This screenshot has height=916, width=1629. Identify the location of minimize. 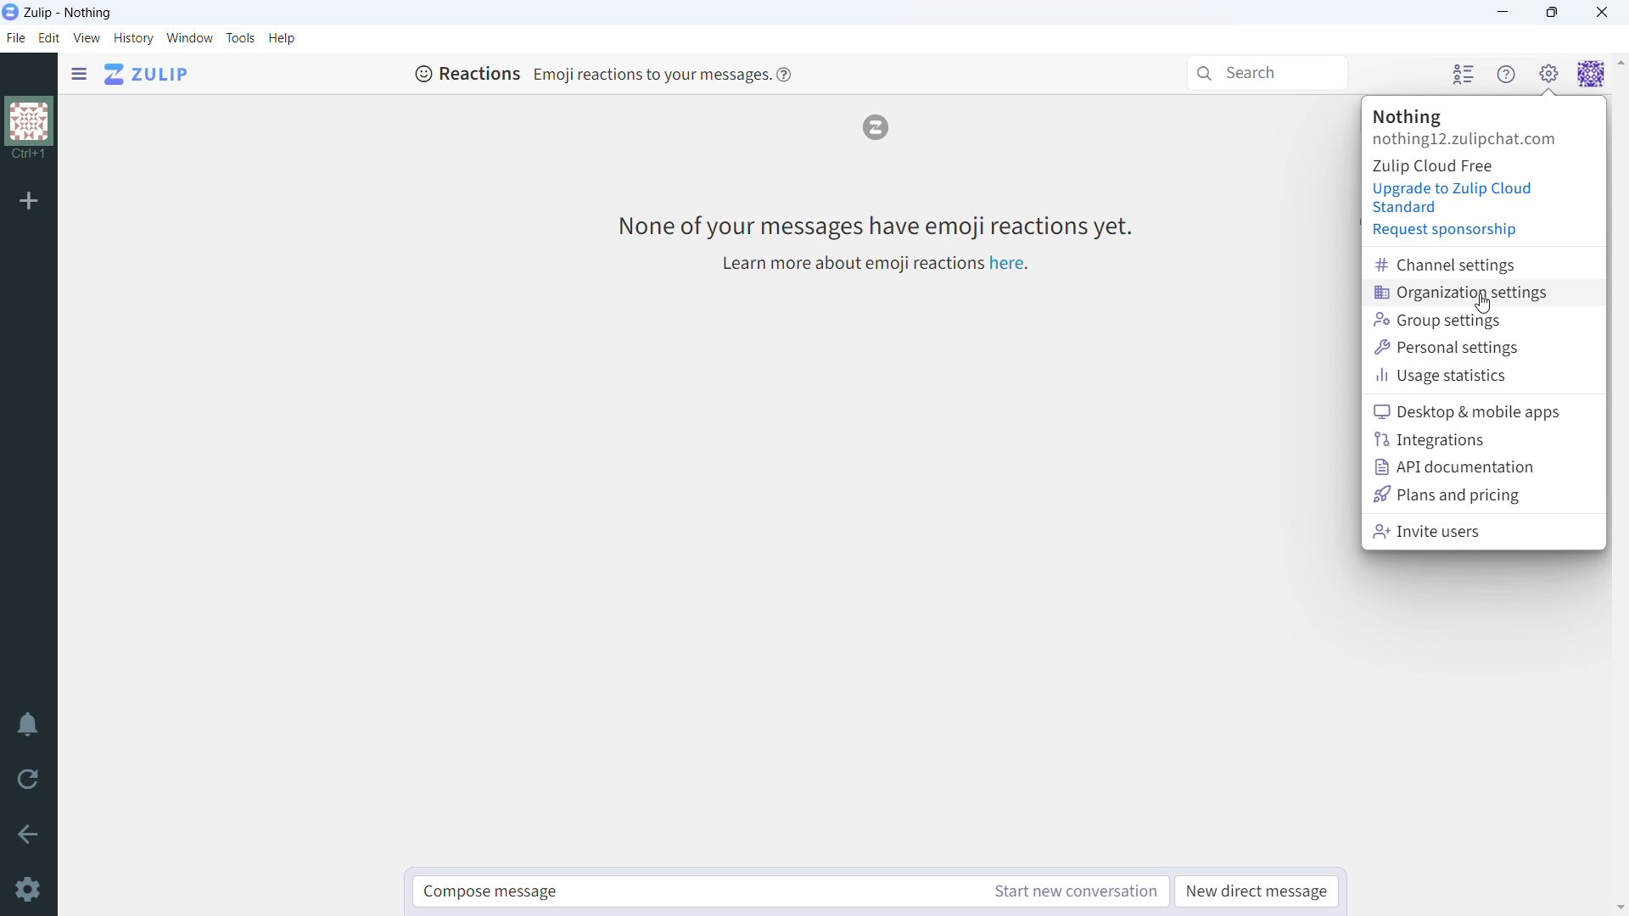
(1504, 12).